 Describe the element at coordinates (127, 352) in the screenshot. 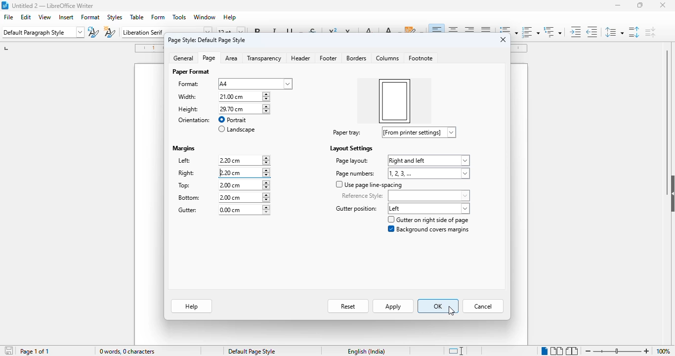

I see `0 words, 0 characters` at that location.